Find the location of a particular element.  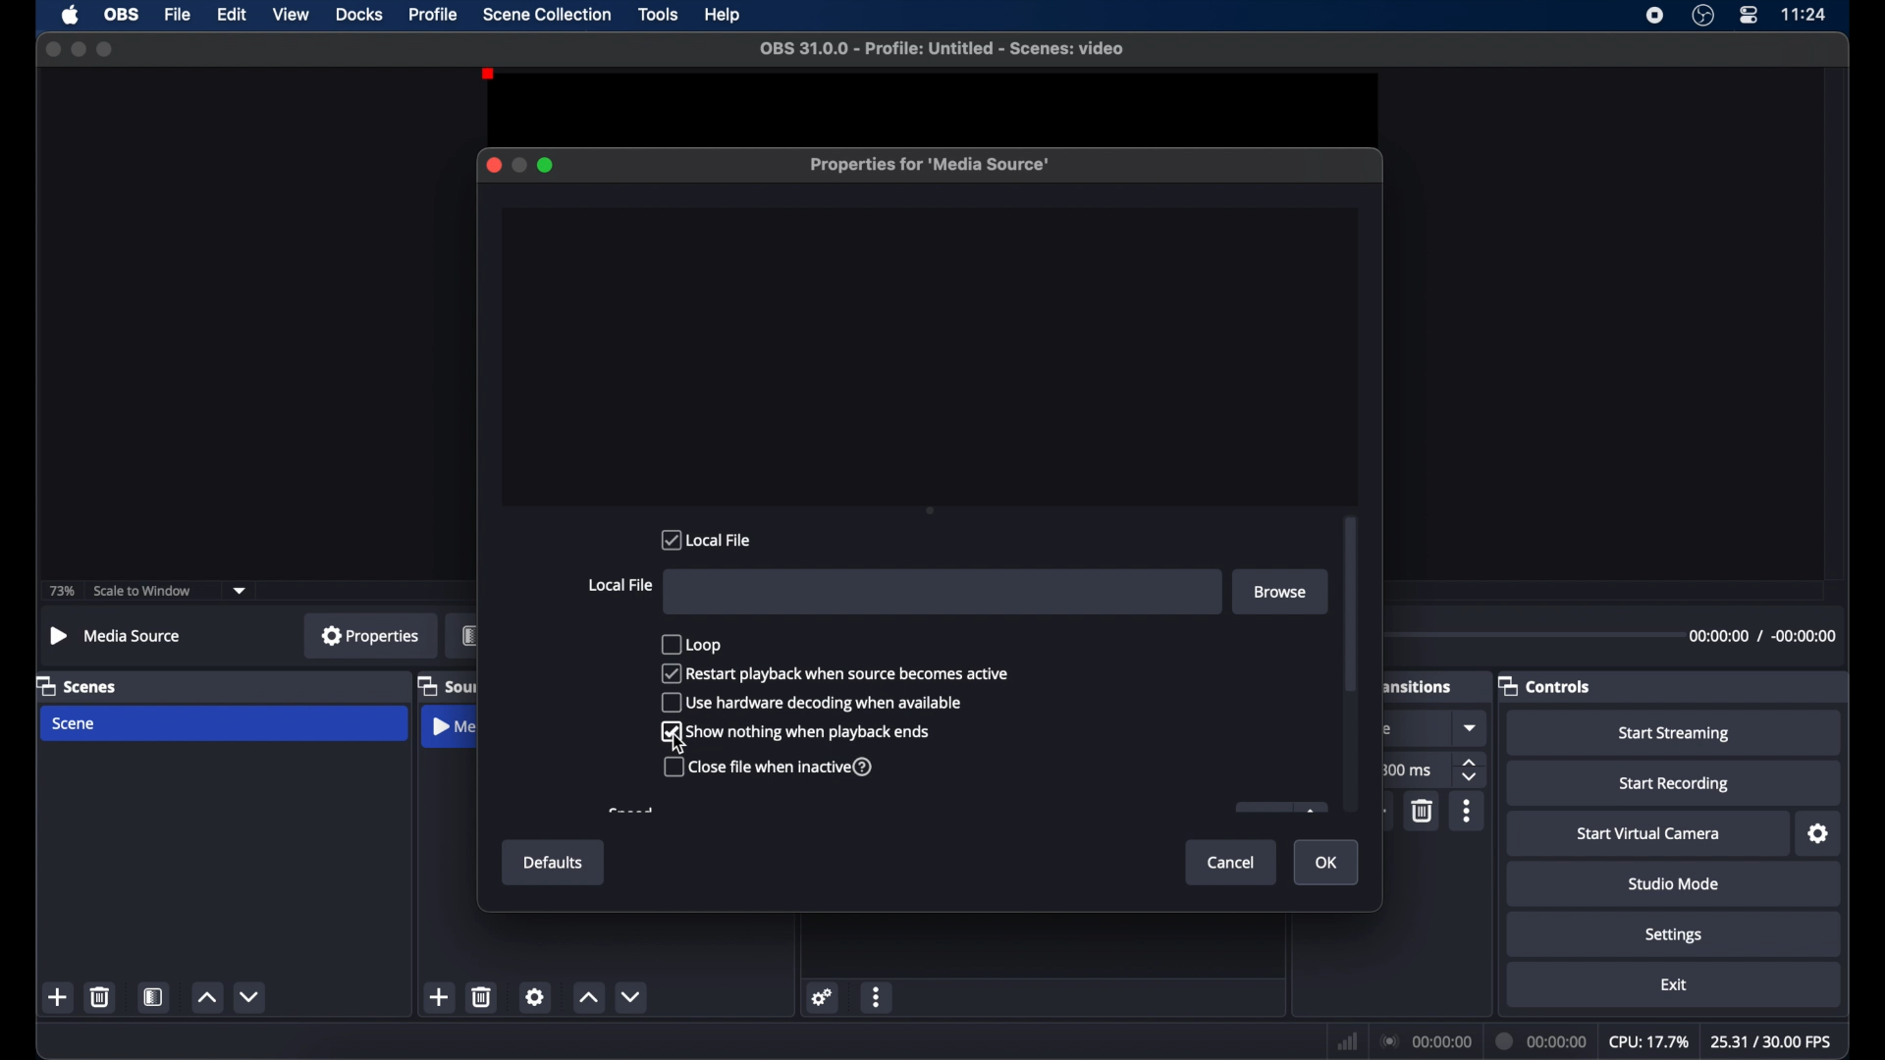

scene is located at coordinates (77, 724).